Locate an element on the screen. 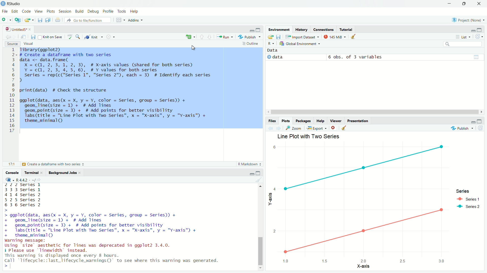  R 4.4.2 is located at coordinates (24, 180).